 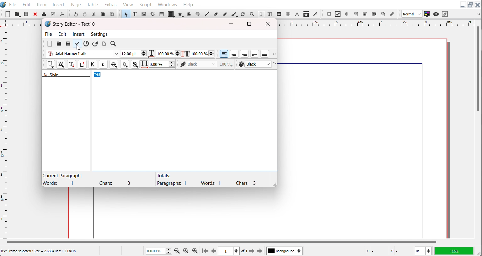 I want to click on Vertical scroll bar, so click(x=478, y=69).